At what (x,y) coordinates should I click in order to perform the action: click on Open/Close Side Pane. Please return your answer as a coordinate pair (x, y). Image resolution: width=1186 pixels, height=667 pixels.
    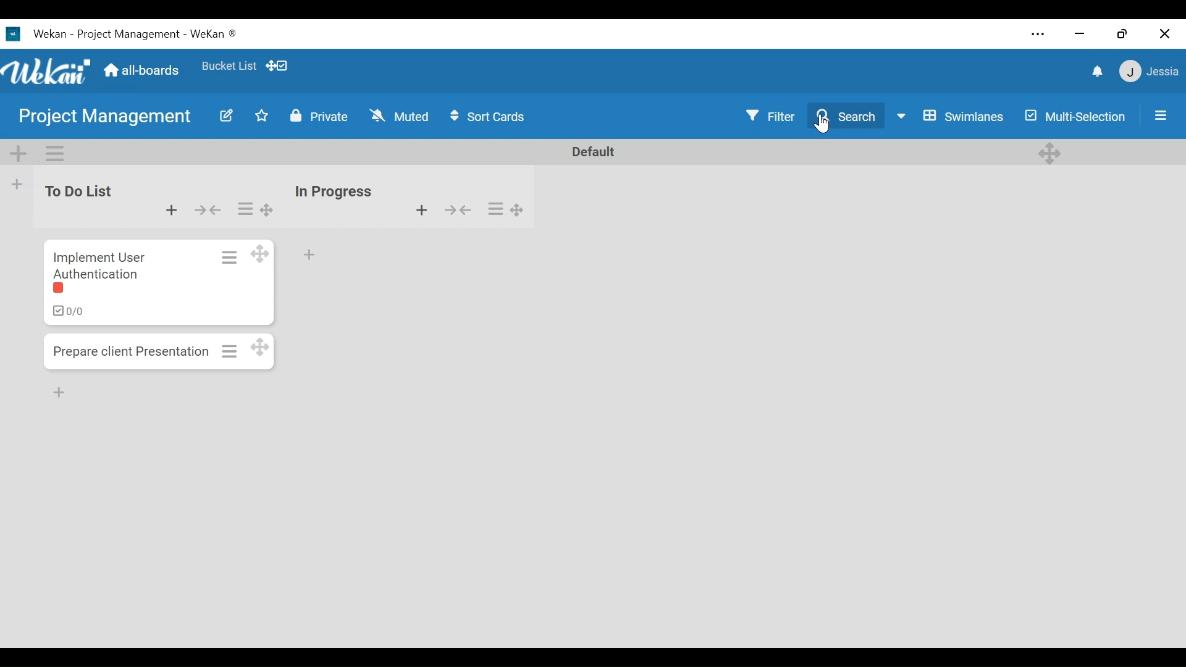
    Looking at the image, I should click on (1159, 116).